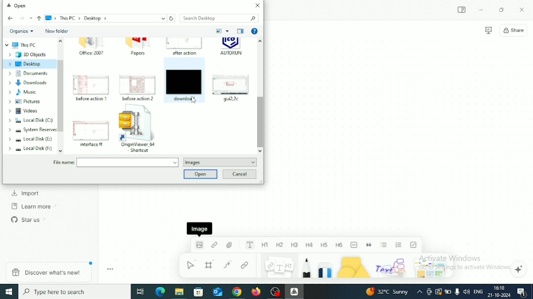 This screenshot has width=533, height=299. Describe the element at coordinates (25, 93) in the screenshot. I see `Music` at that location.